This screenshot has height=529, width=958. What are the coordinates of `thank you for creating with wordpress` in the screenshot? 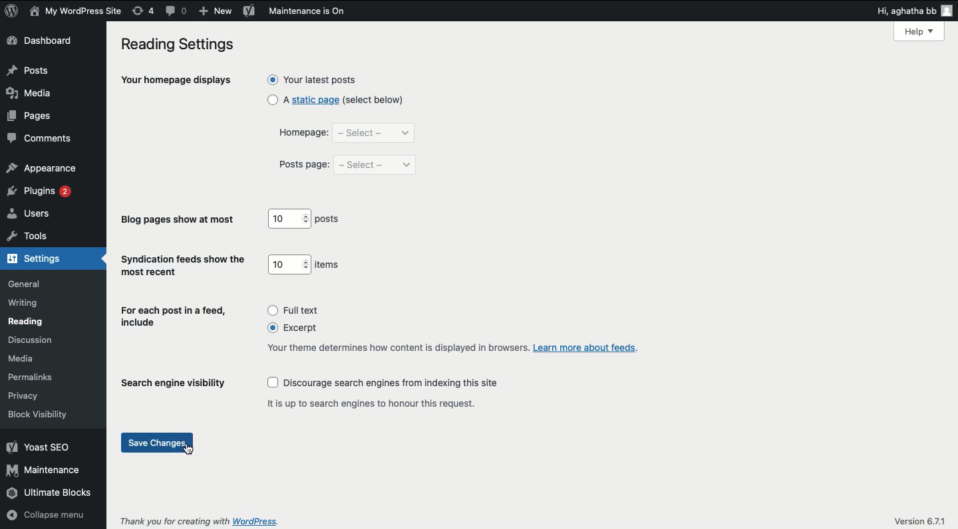 It's located at (200, 520).